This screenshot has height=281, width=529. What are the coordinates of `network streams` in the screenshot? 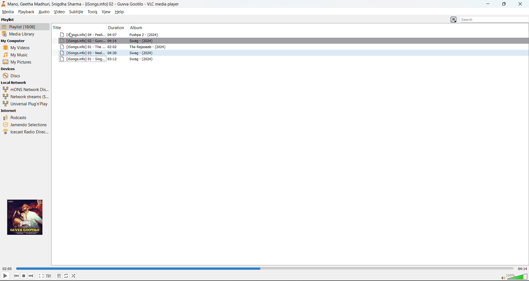 It's located at (24, 96).